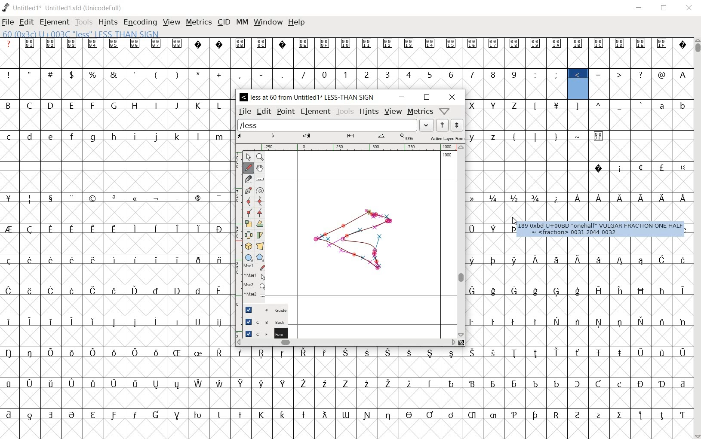  I want to click on empty cells, so click(345, 58).